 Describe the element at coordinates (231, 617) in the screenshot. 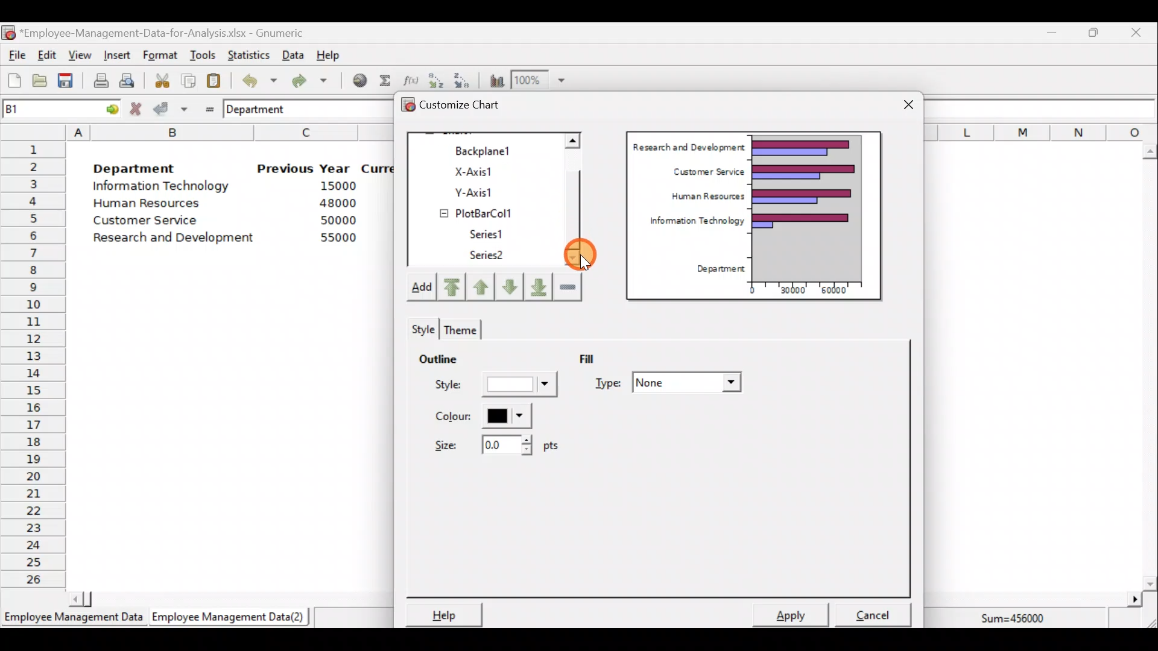

I see `Employee Management Data (2)` at that location.